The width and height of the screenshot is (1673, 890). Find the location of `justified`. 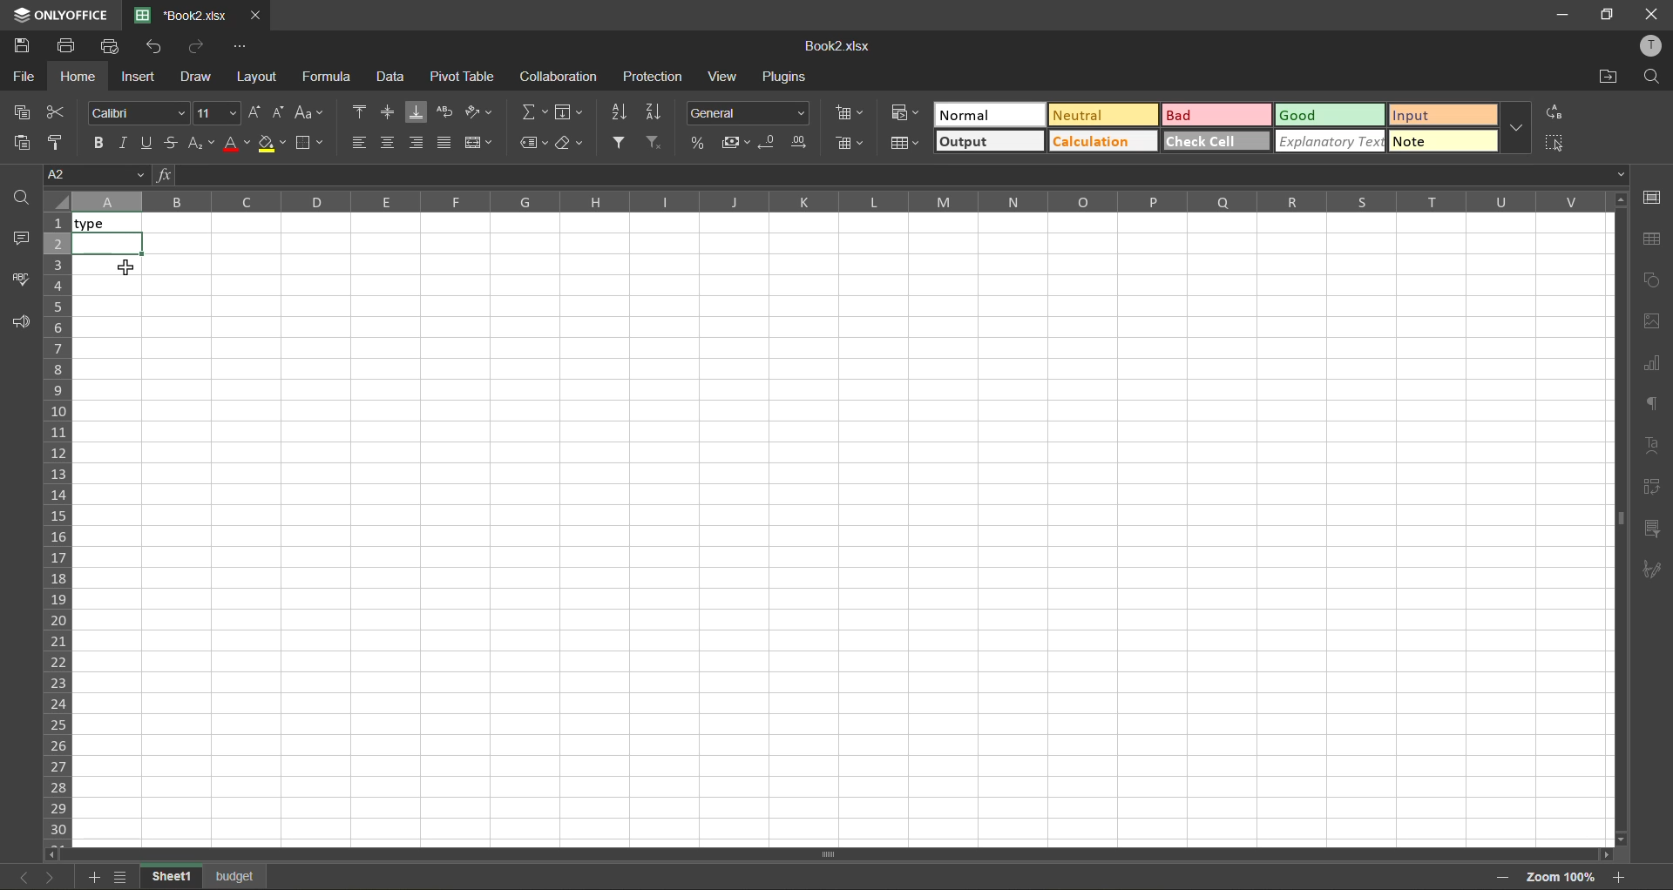

justified is located at coordinates (444, 140).